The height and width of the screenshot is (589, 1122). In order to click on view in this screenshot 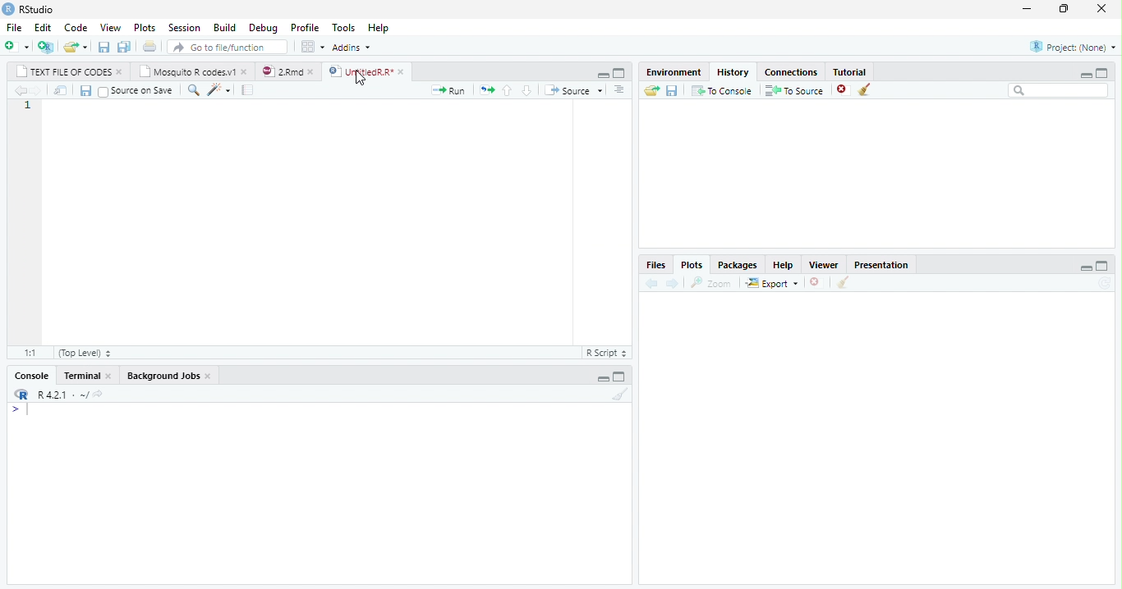, I will do `click(108, 26)`.